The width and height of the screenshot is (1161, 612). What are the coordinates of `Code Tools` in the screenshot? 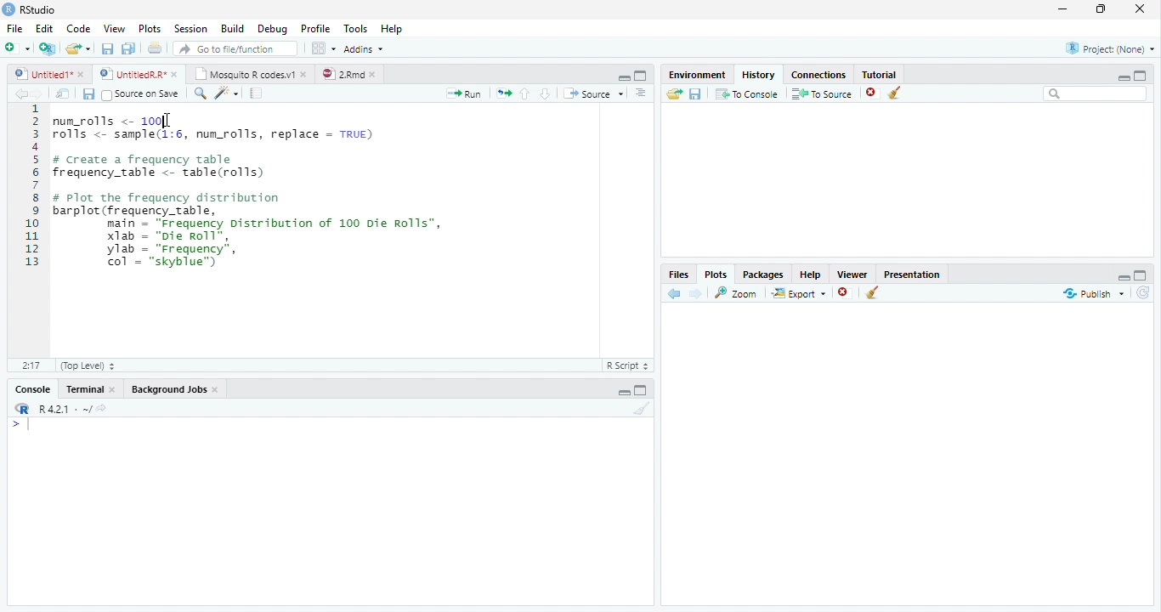 It's located at (225, 93).